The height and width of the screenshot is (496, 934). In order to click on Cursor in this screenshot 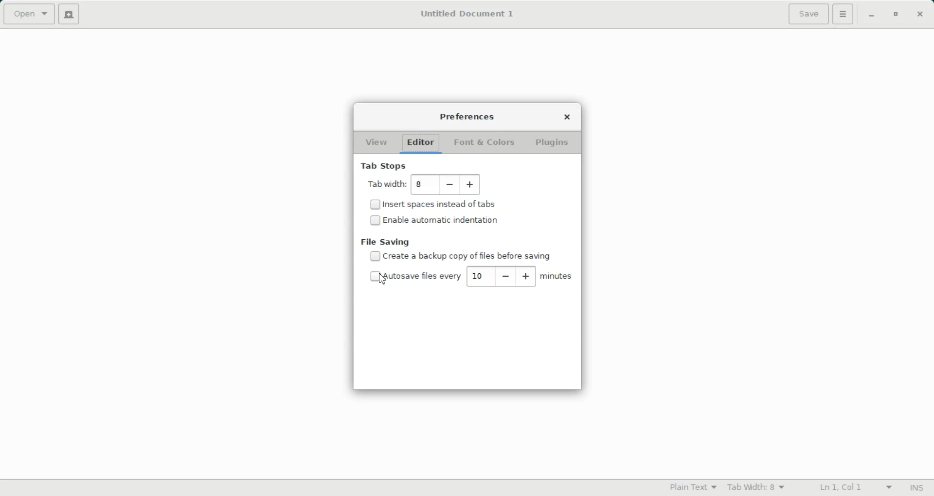, I will do `click(382, 279)`.